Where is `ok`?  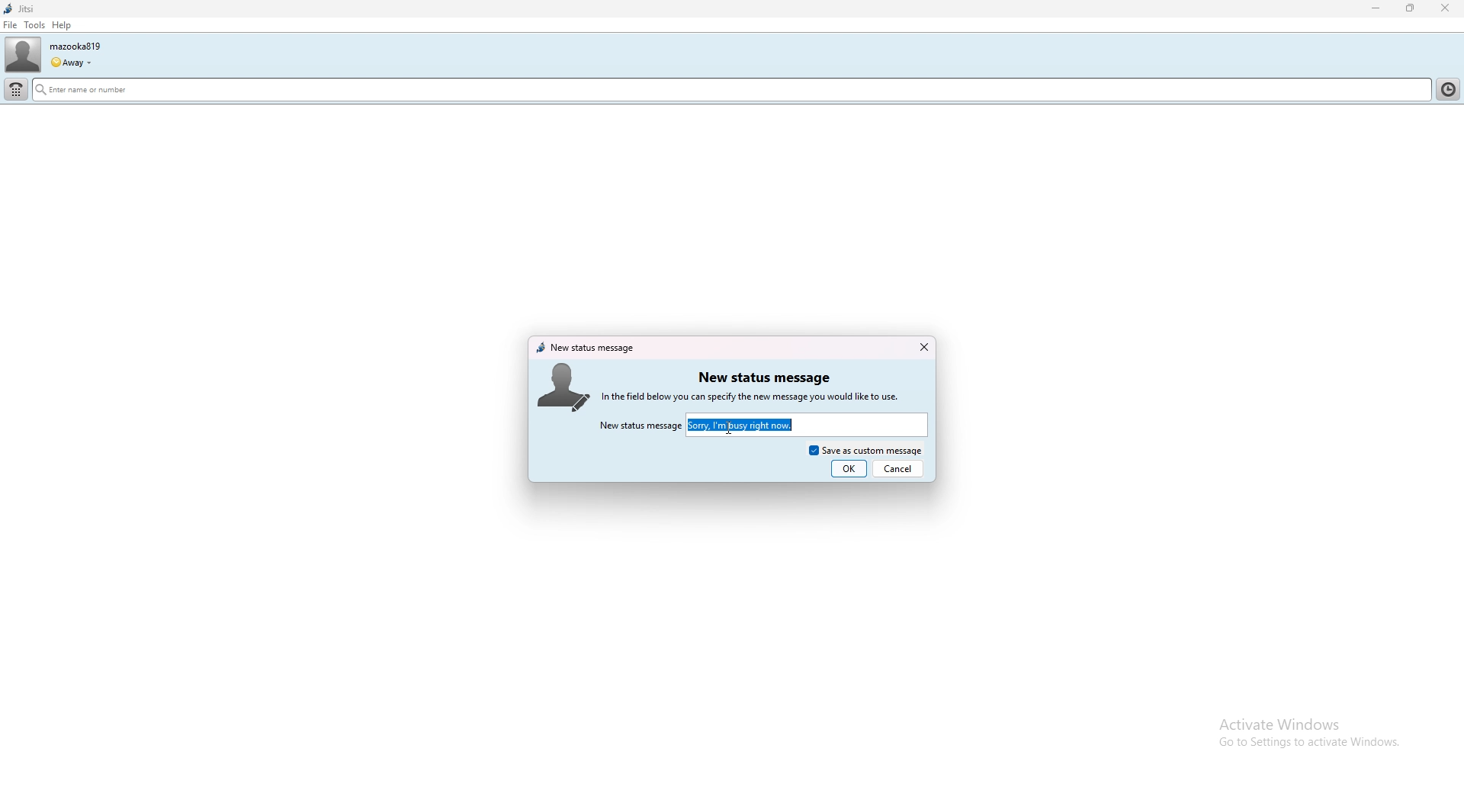
ok is located at coordinates (849, 469).